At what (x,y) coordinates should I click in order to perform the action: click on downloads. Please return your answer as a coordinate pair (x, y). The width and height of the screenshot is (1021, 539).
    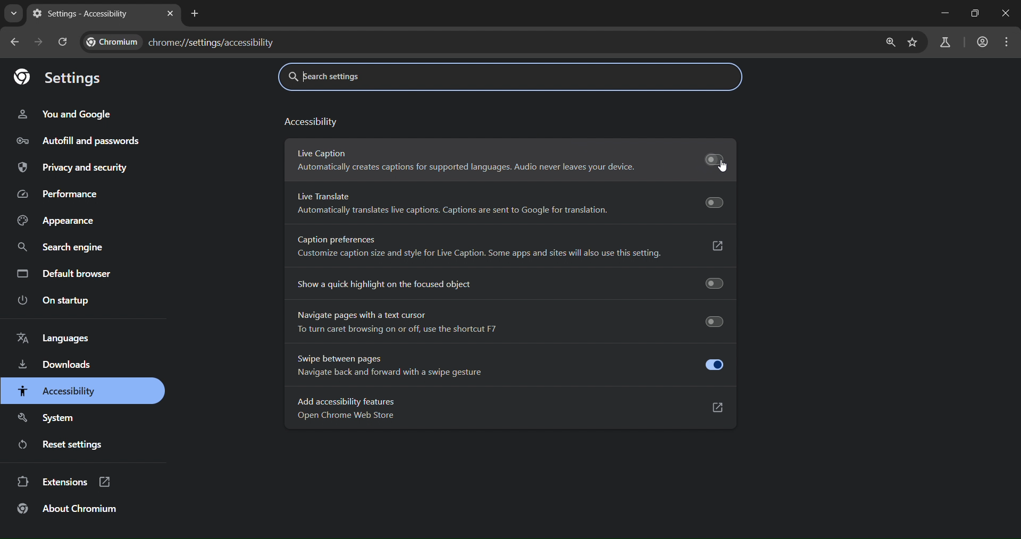
    Looking at the image, I should click on (60, 365).